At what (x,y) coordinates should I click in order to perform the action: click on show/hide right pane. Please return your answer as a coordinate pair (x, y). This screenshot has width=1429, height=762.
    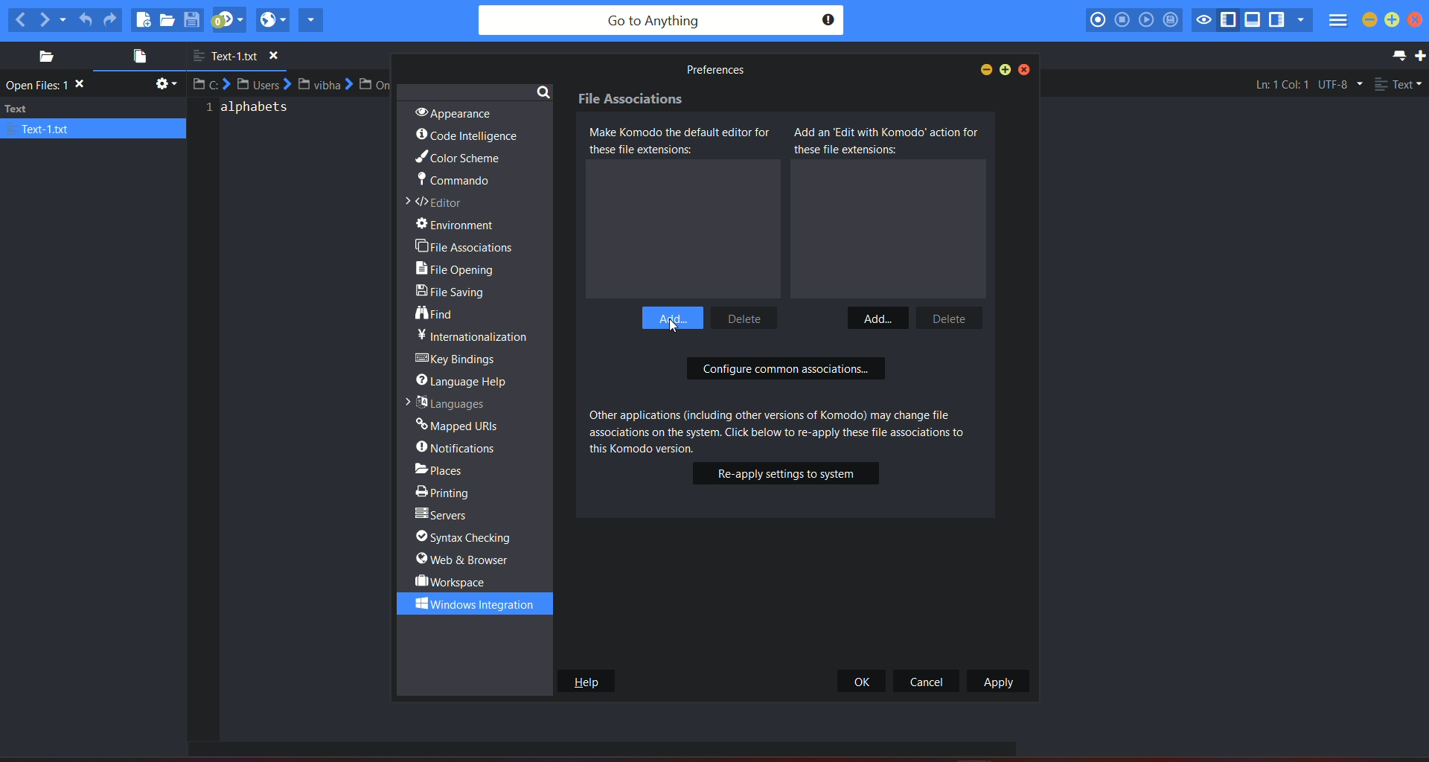
    Looking at the image, I should click on (1276, 22).